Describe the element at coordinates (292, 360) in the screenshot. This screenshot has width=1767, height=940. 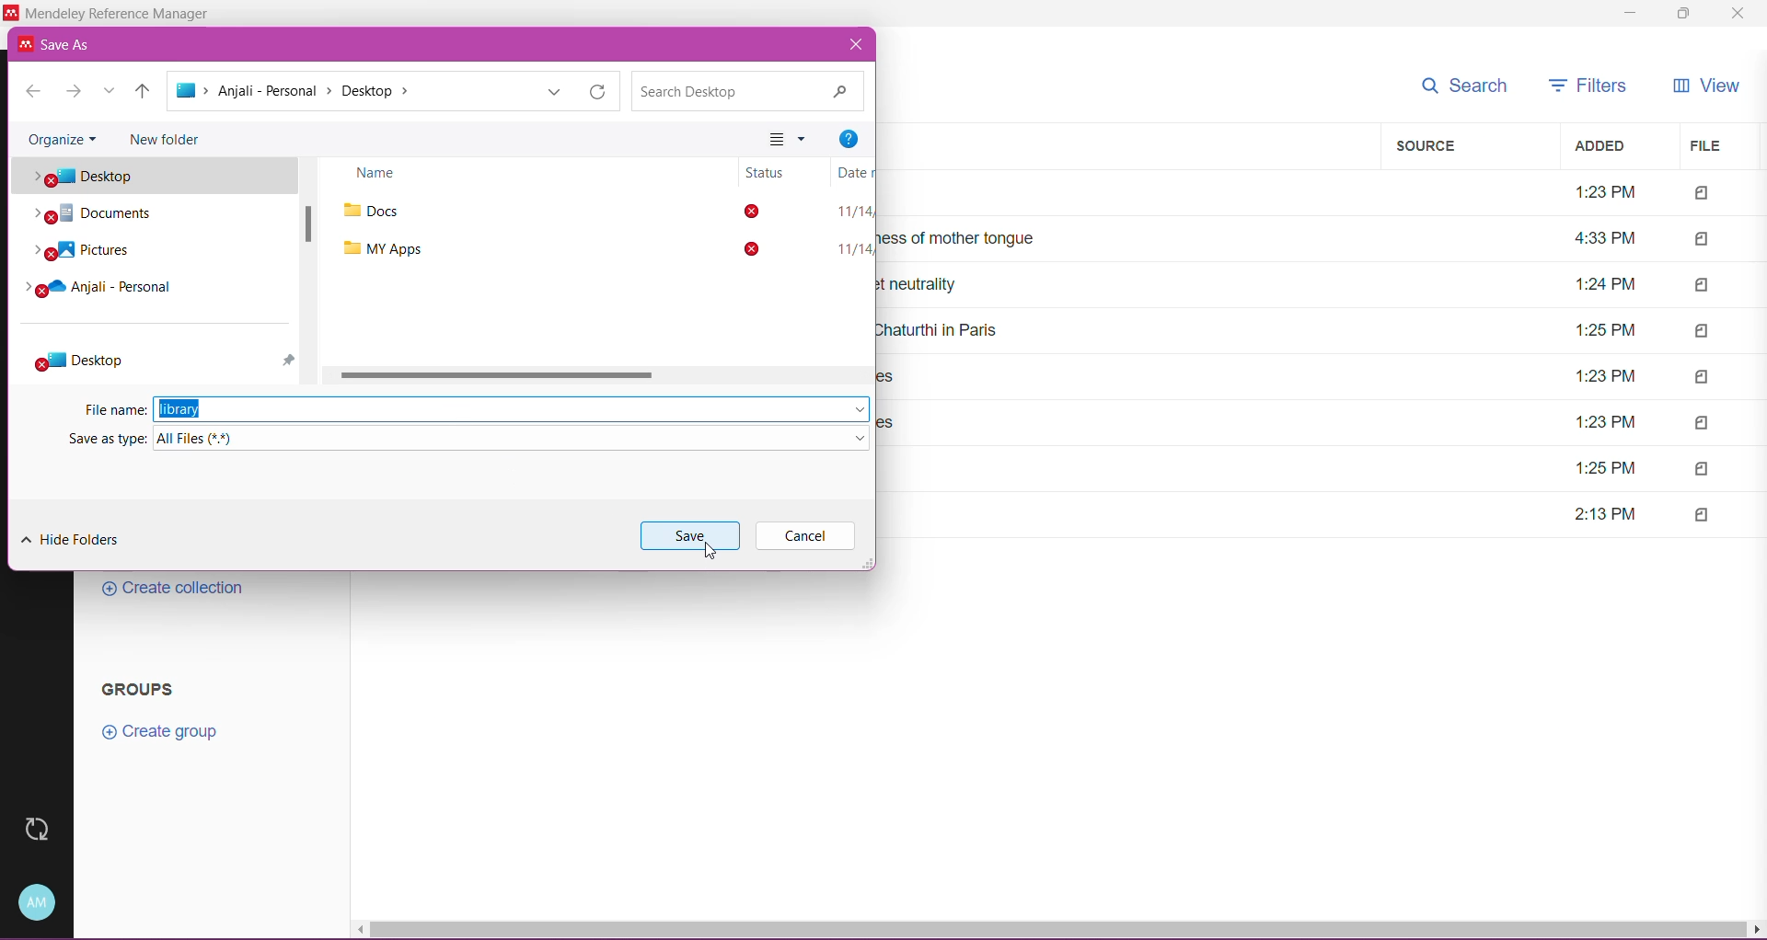
I see `pin` at that location.